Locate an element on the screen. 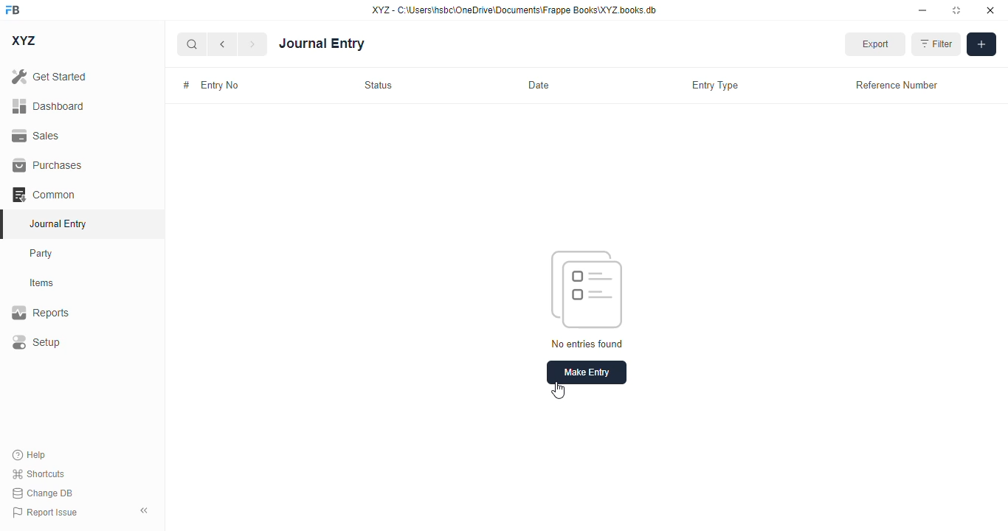  reports is located at coordinates (41, 312).